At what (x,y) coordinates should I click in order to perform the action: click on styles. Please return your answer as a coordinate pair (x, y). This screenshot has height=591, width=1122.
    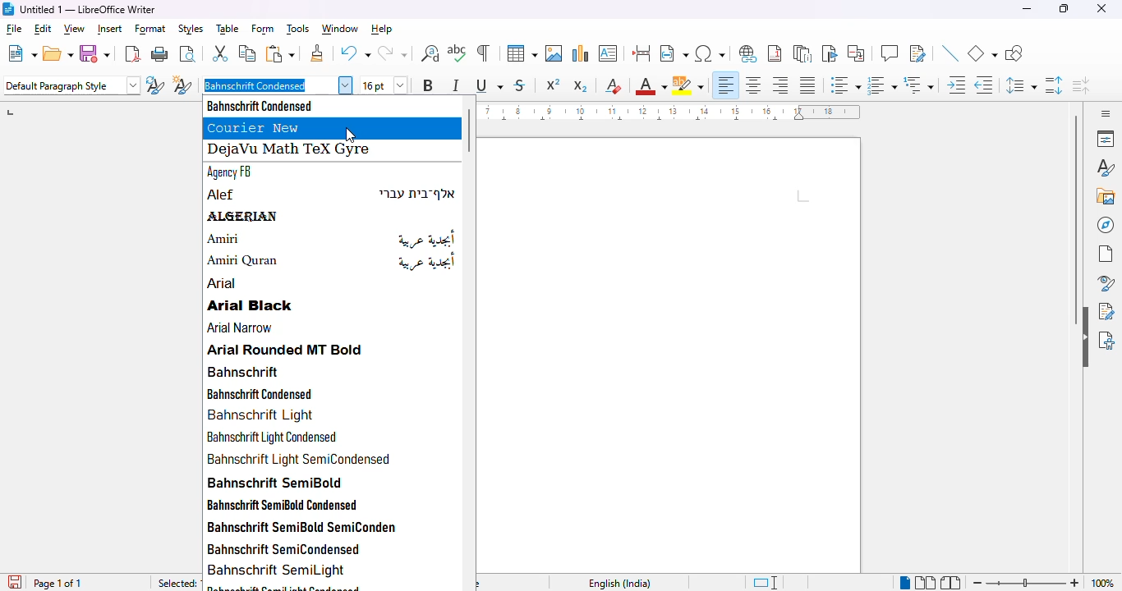
    Looking at the image, I should click on (190, 29).